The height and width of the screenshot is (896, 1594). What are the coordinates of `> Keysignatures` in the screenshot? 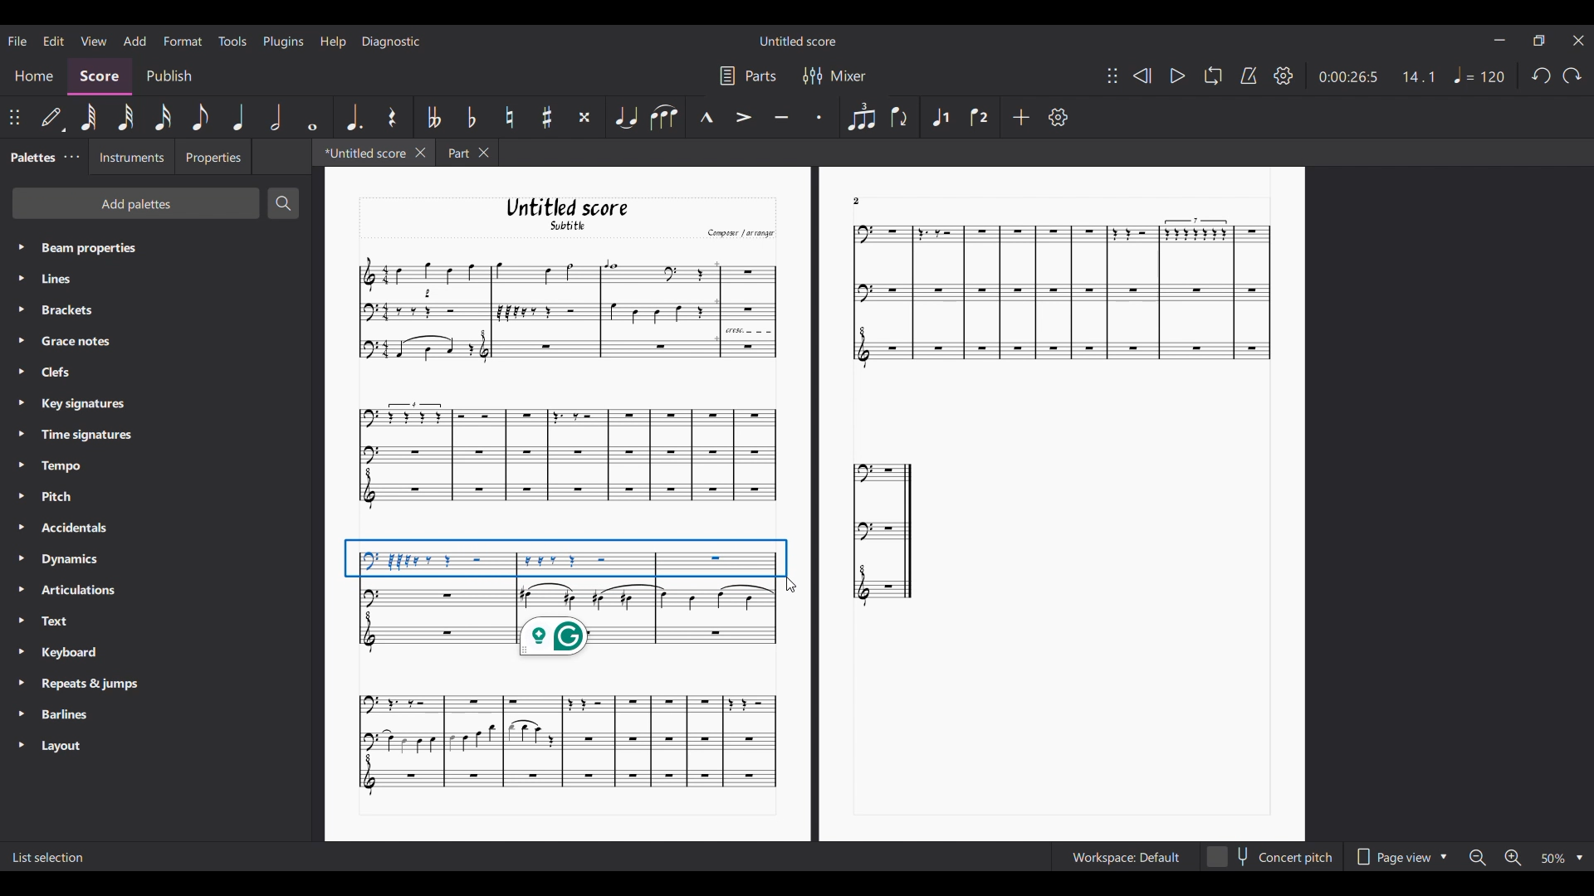 It's located at (73, 402).